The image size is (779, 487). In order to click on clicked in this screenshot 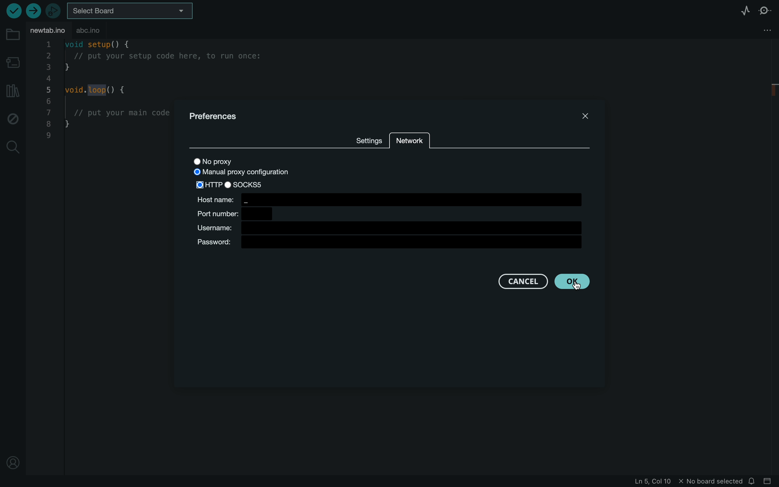, I will do `click(573, 282)`.